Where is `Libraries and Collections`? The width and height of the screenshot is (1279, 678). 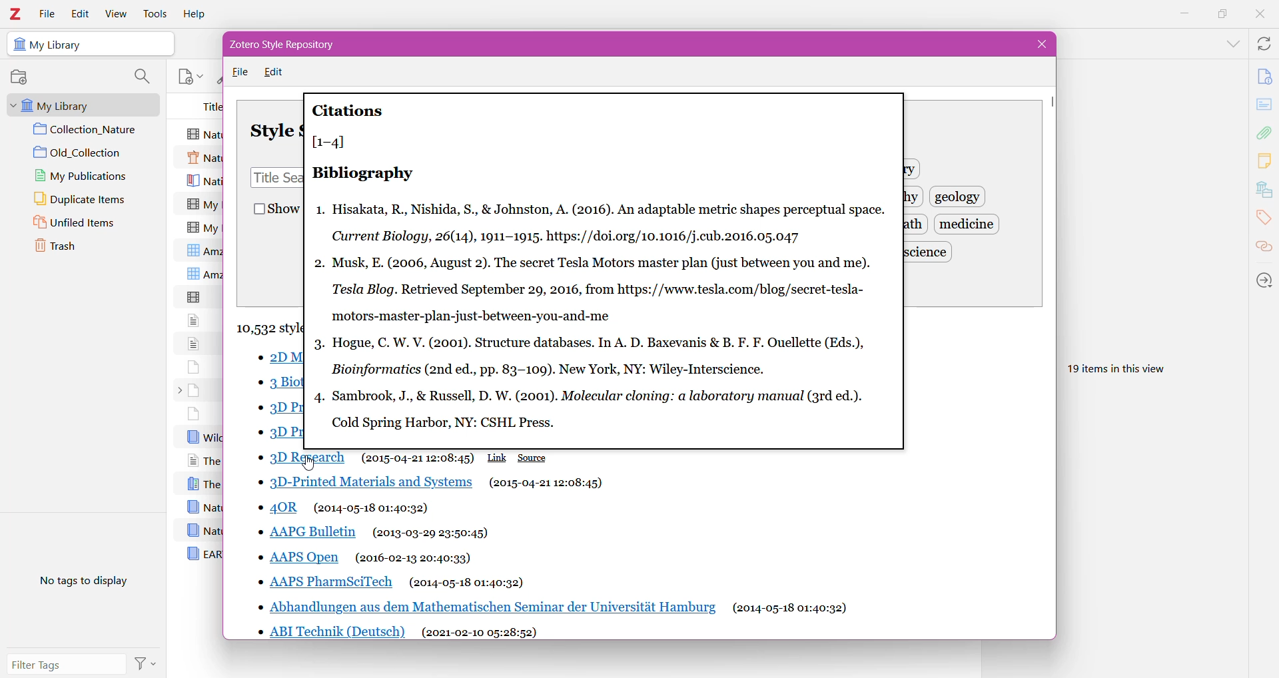
Libraries and Collections is located at coordinates (1264, 190).